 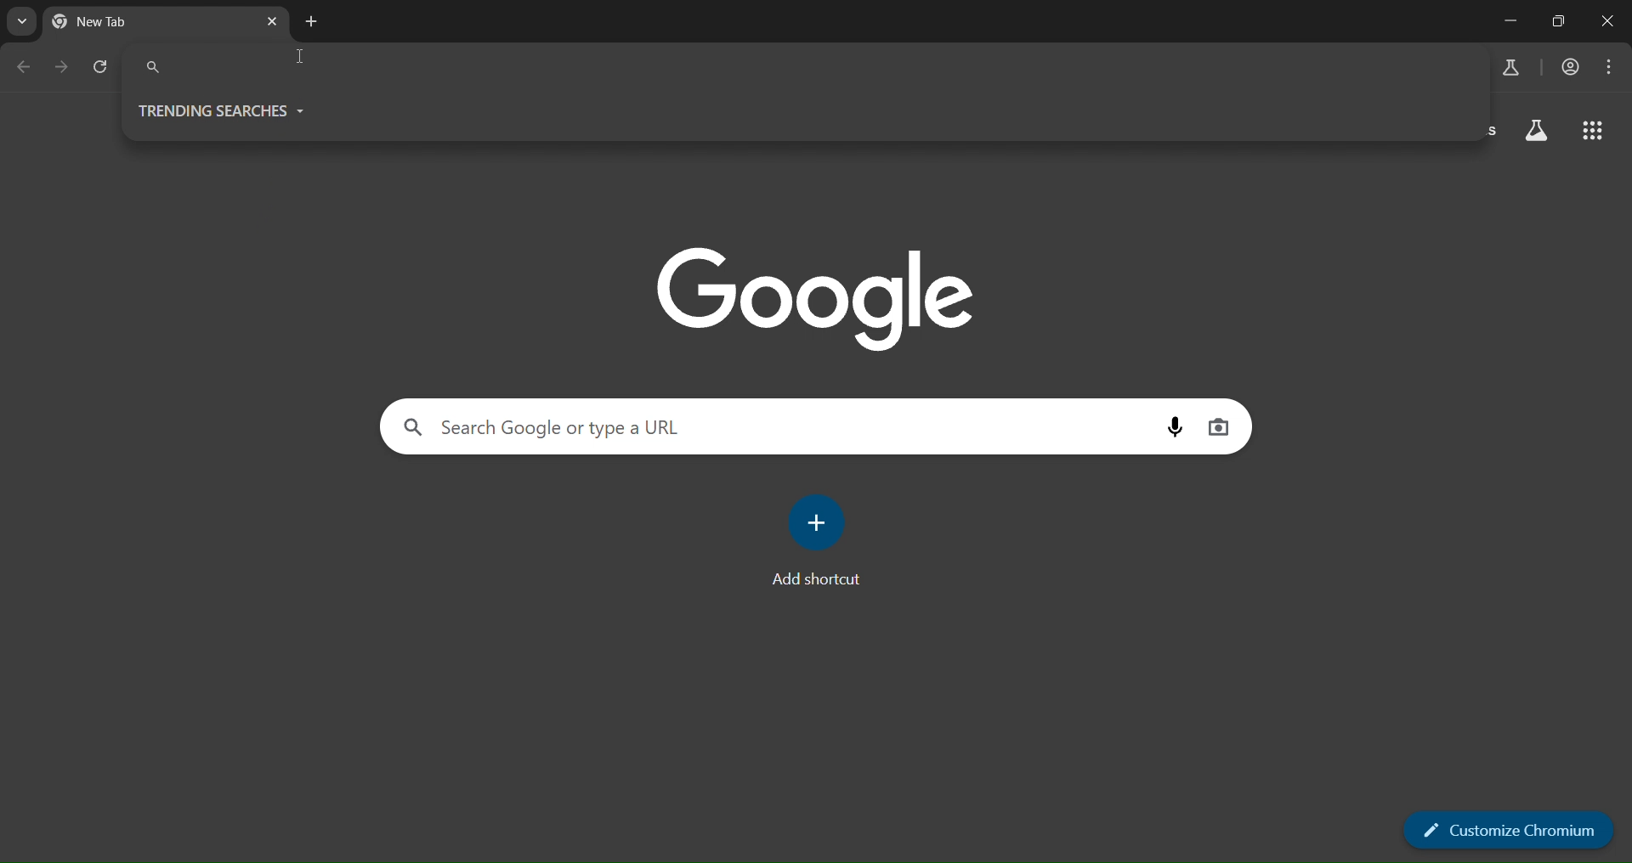 I want to click on search tabs, so click(x=23, y=22).